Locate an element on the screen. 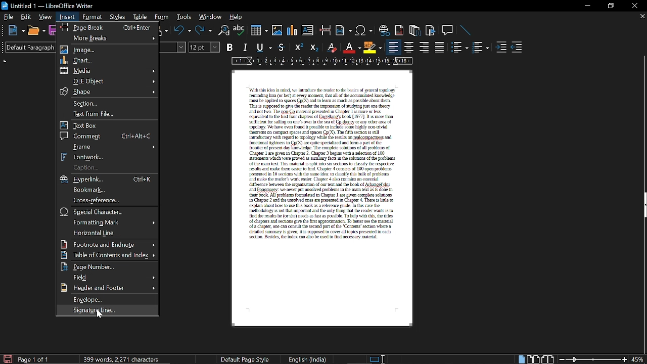  bookmark is located at coordinates (109, 190).